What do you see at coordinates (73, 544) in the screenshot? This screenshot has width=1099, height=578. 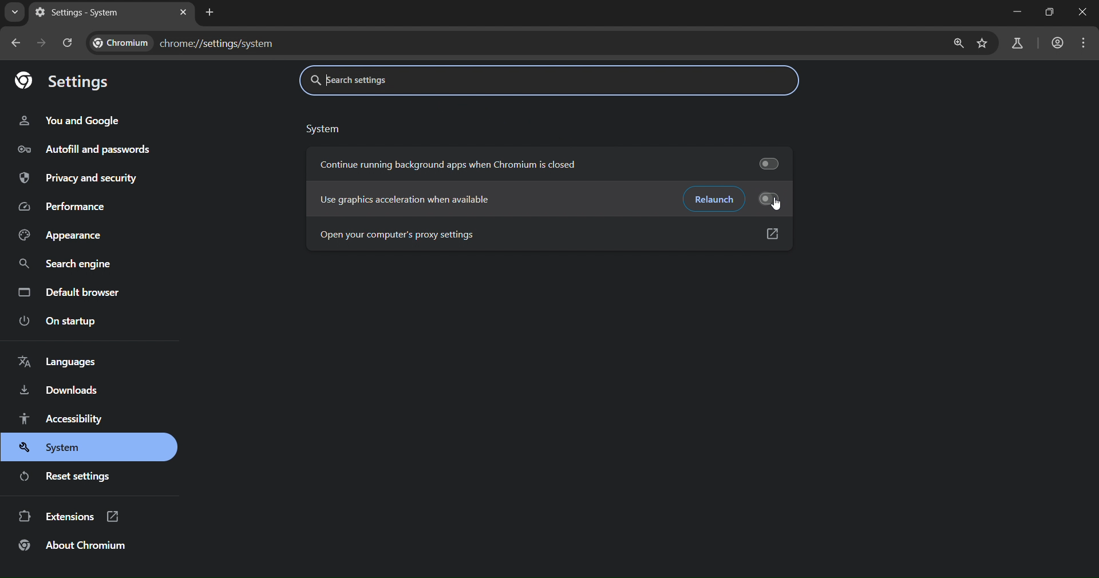 I see `about chromium` at bounding box center [73, 544].